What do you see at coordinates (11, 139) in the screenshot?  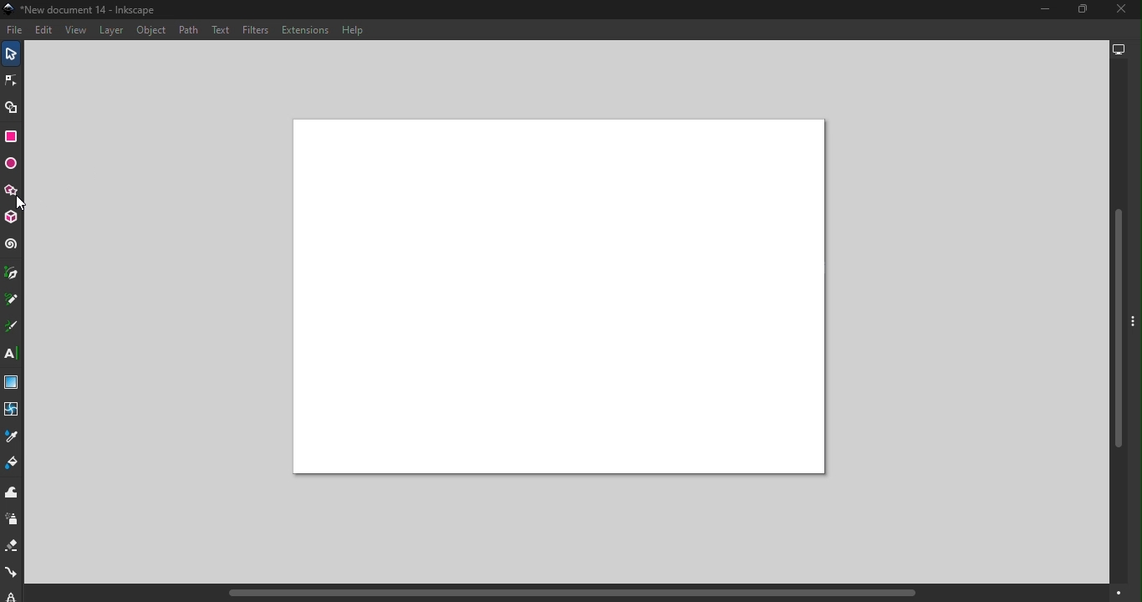 I see `Rectangle tool` at bounding box center [11, 139].